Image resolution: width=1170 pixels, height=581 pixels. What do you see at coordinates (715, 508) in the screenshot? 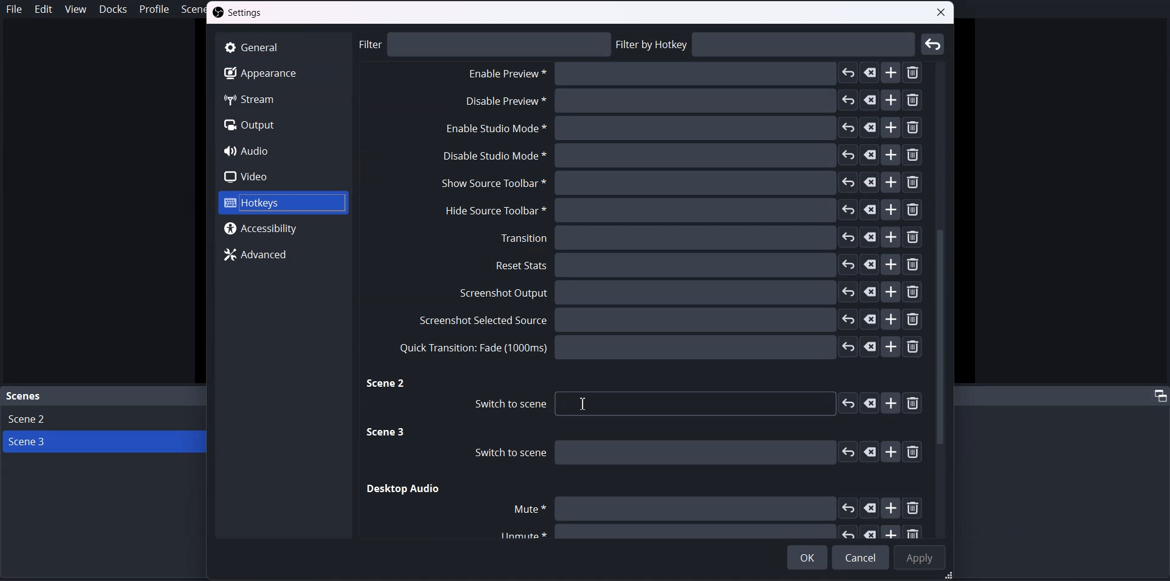
I see `mute` at bounding box center [715, 508].